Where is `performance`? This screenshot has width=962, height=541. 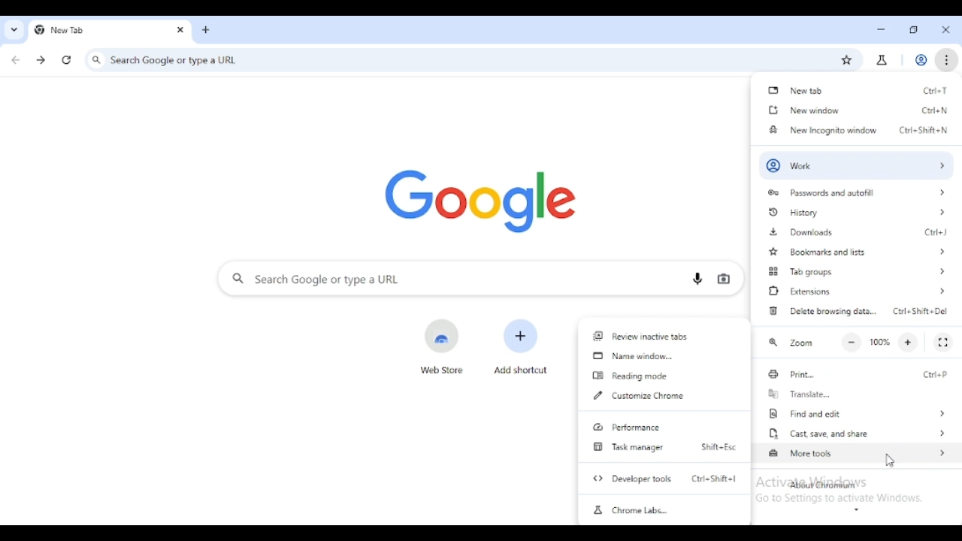 performance is located at coordinates (625, 427).